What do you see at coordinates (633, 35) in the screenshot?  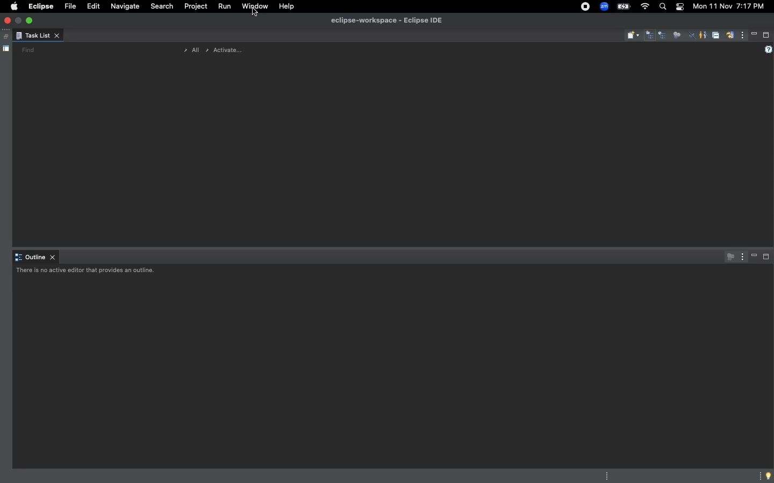 I see `New task` at bounding box center [633, 35].